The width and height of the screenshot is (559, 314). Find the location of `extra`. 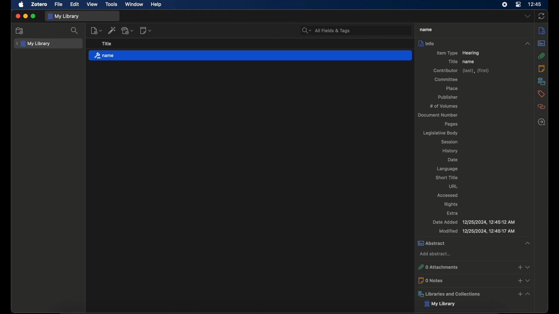

extra is located at coordinates (453, 213).